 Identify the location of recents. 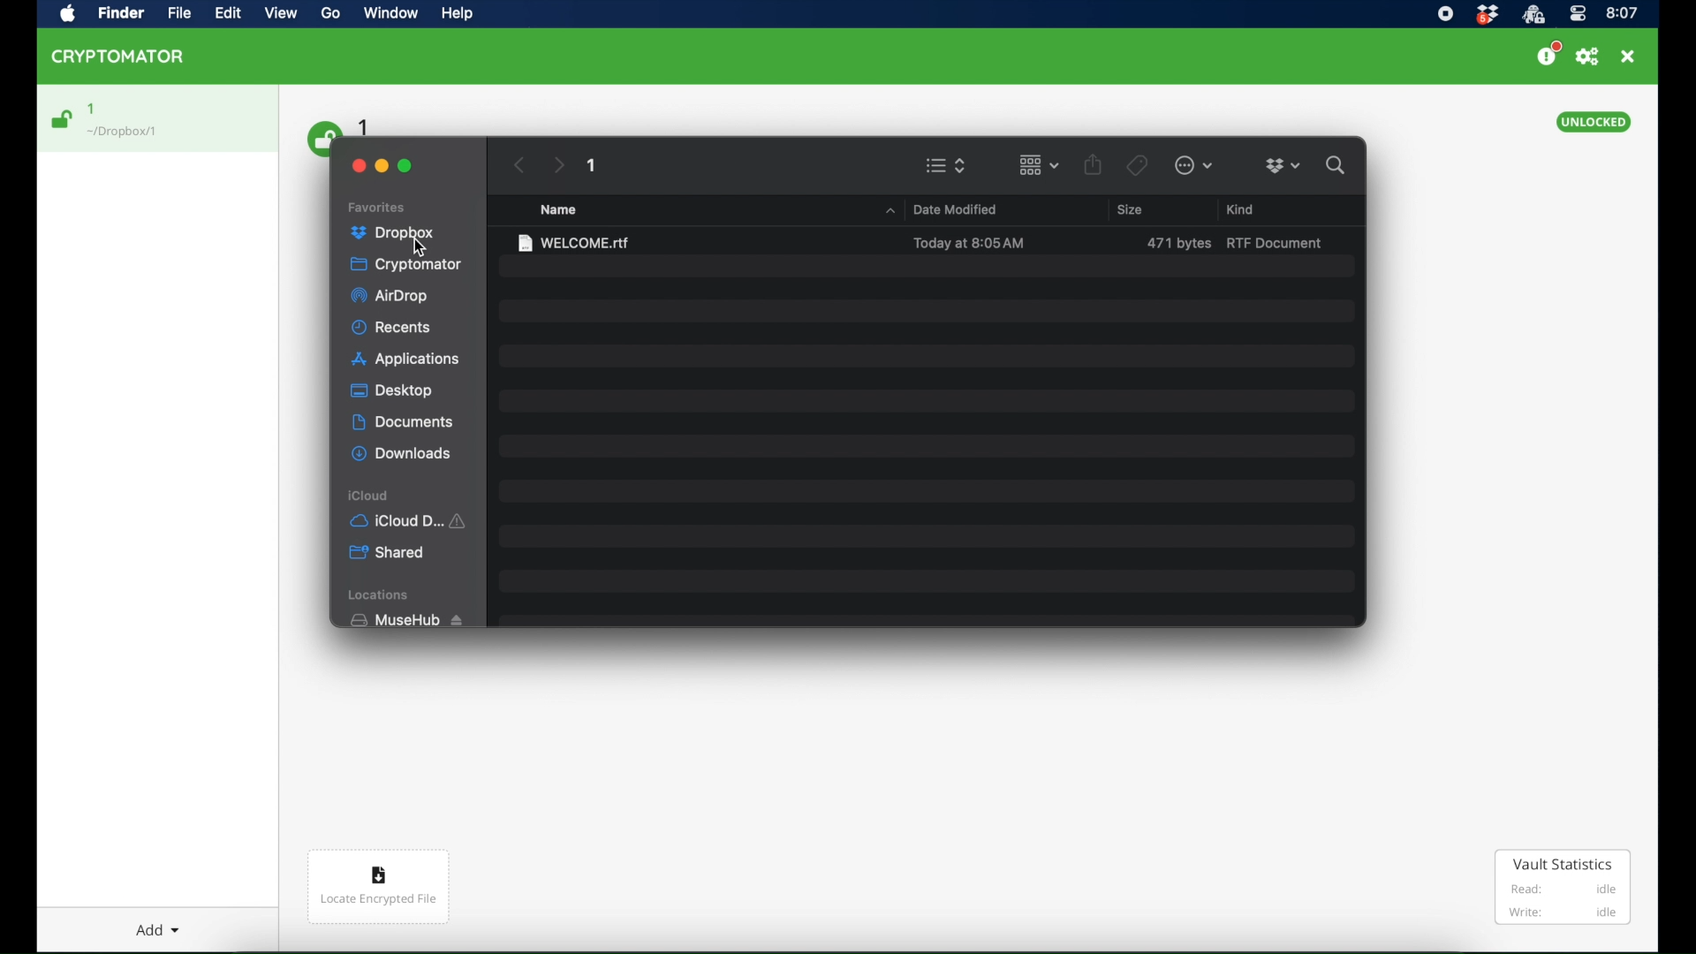
(392, 328).